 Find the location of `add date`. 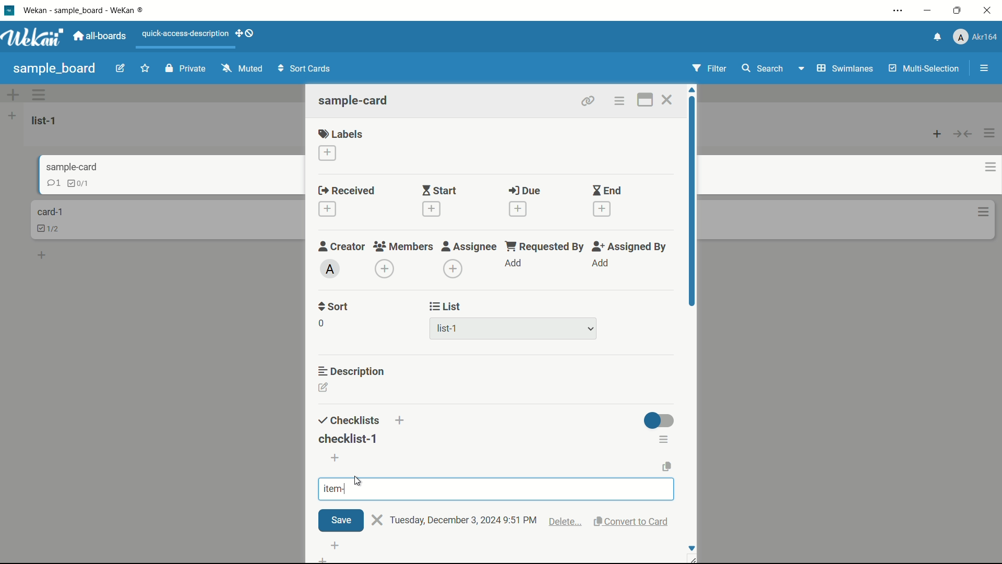

add date is located at coordinates (602, 208).